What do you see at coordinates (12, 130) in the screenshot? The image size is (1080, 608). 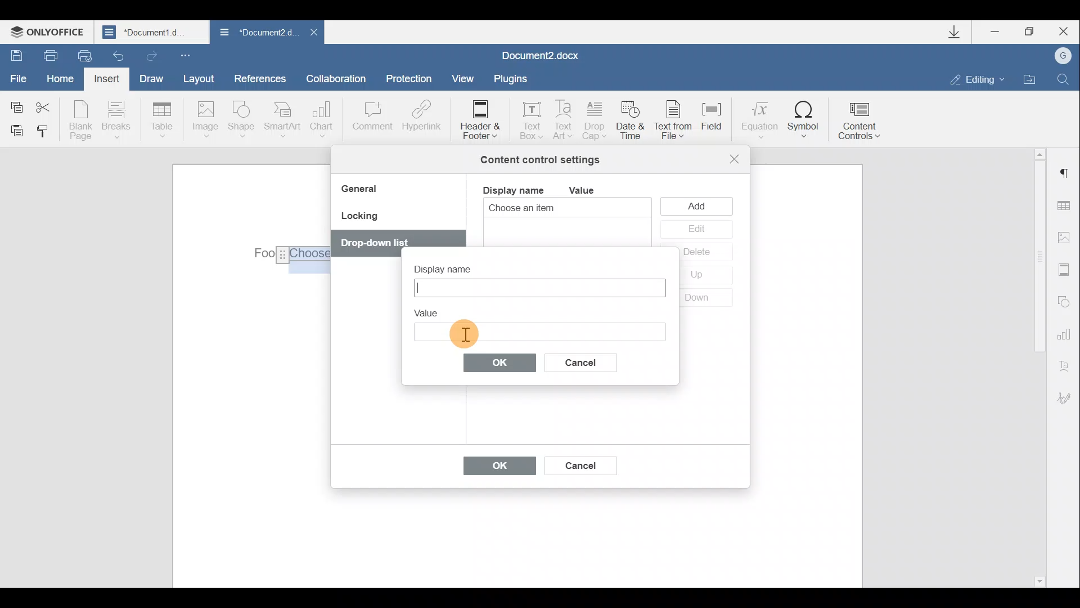 I see `Paste` at bounding box center [12, 130].